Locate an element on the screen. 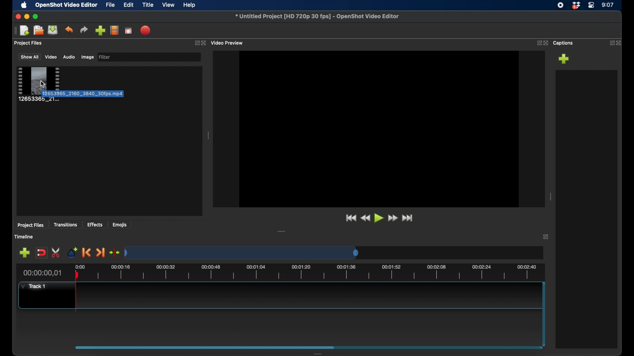  cursor is located at coordinates (45, 84).